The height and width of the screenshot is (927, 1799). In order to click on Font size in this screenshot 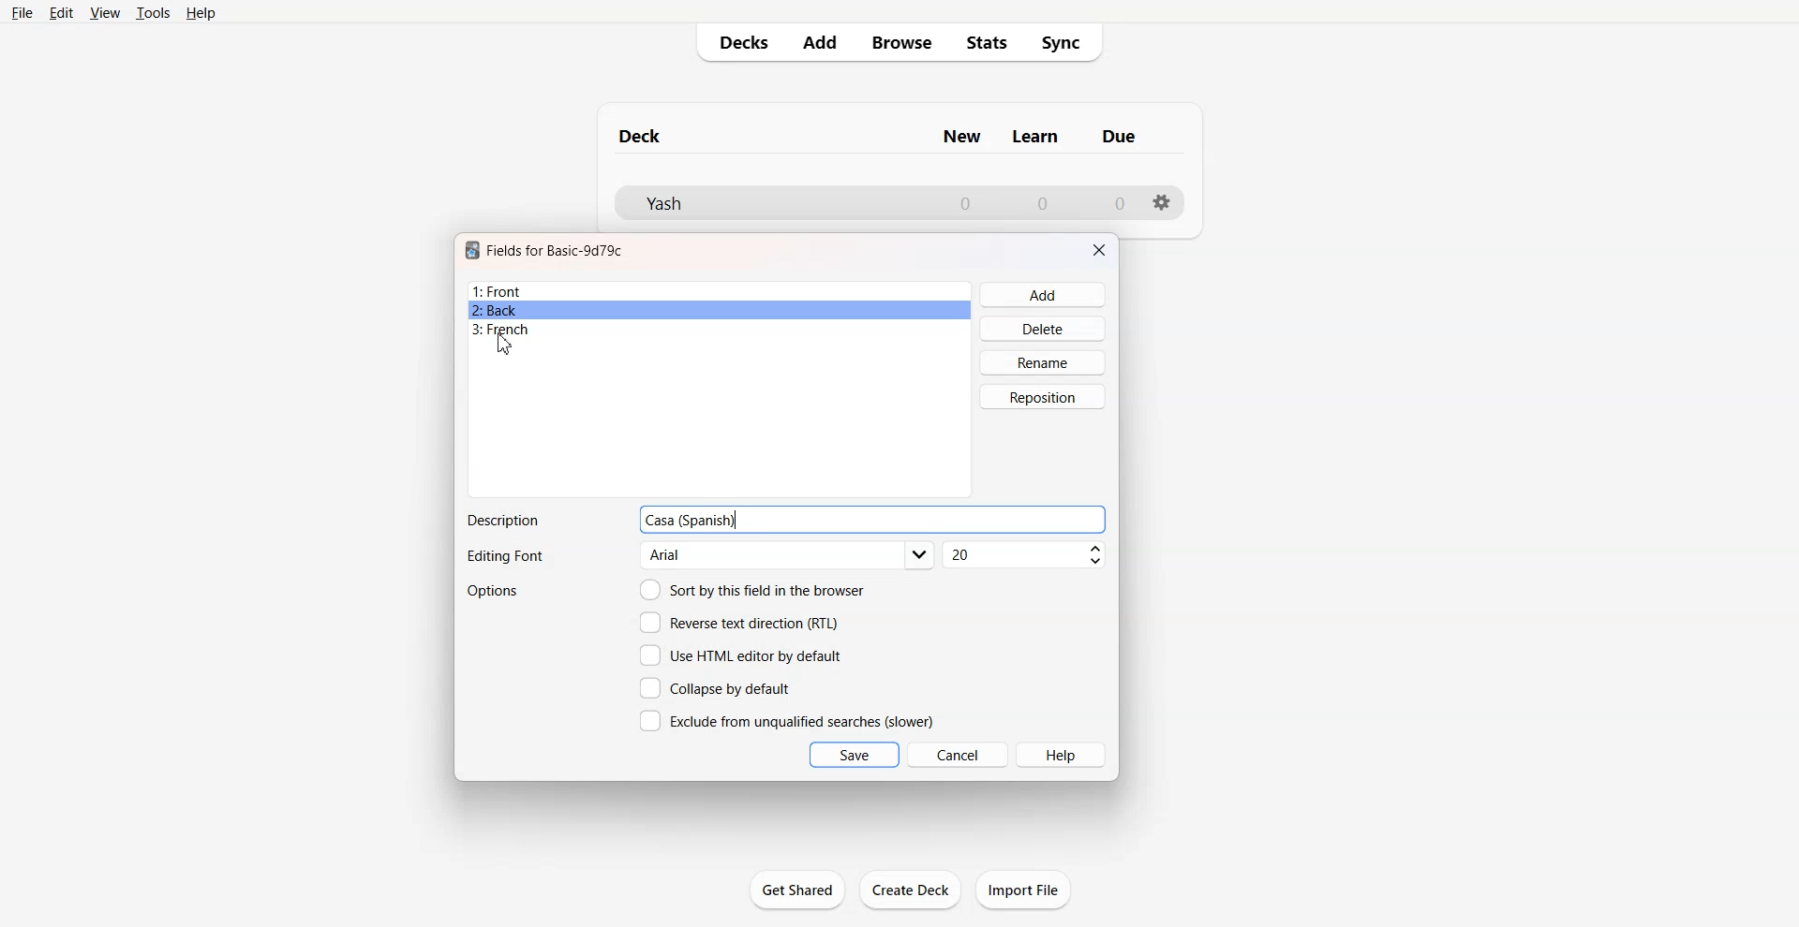, I will do `click(1026, 555)`.